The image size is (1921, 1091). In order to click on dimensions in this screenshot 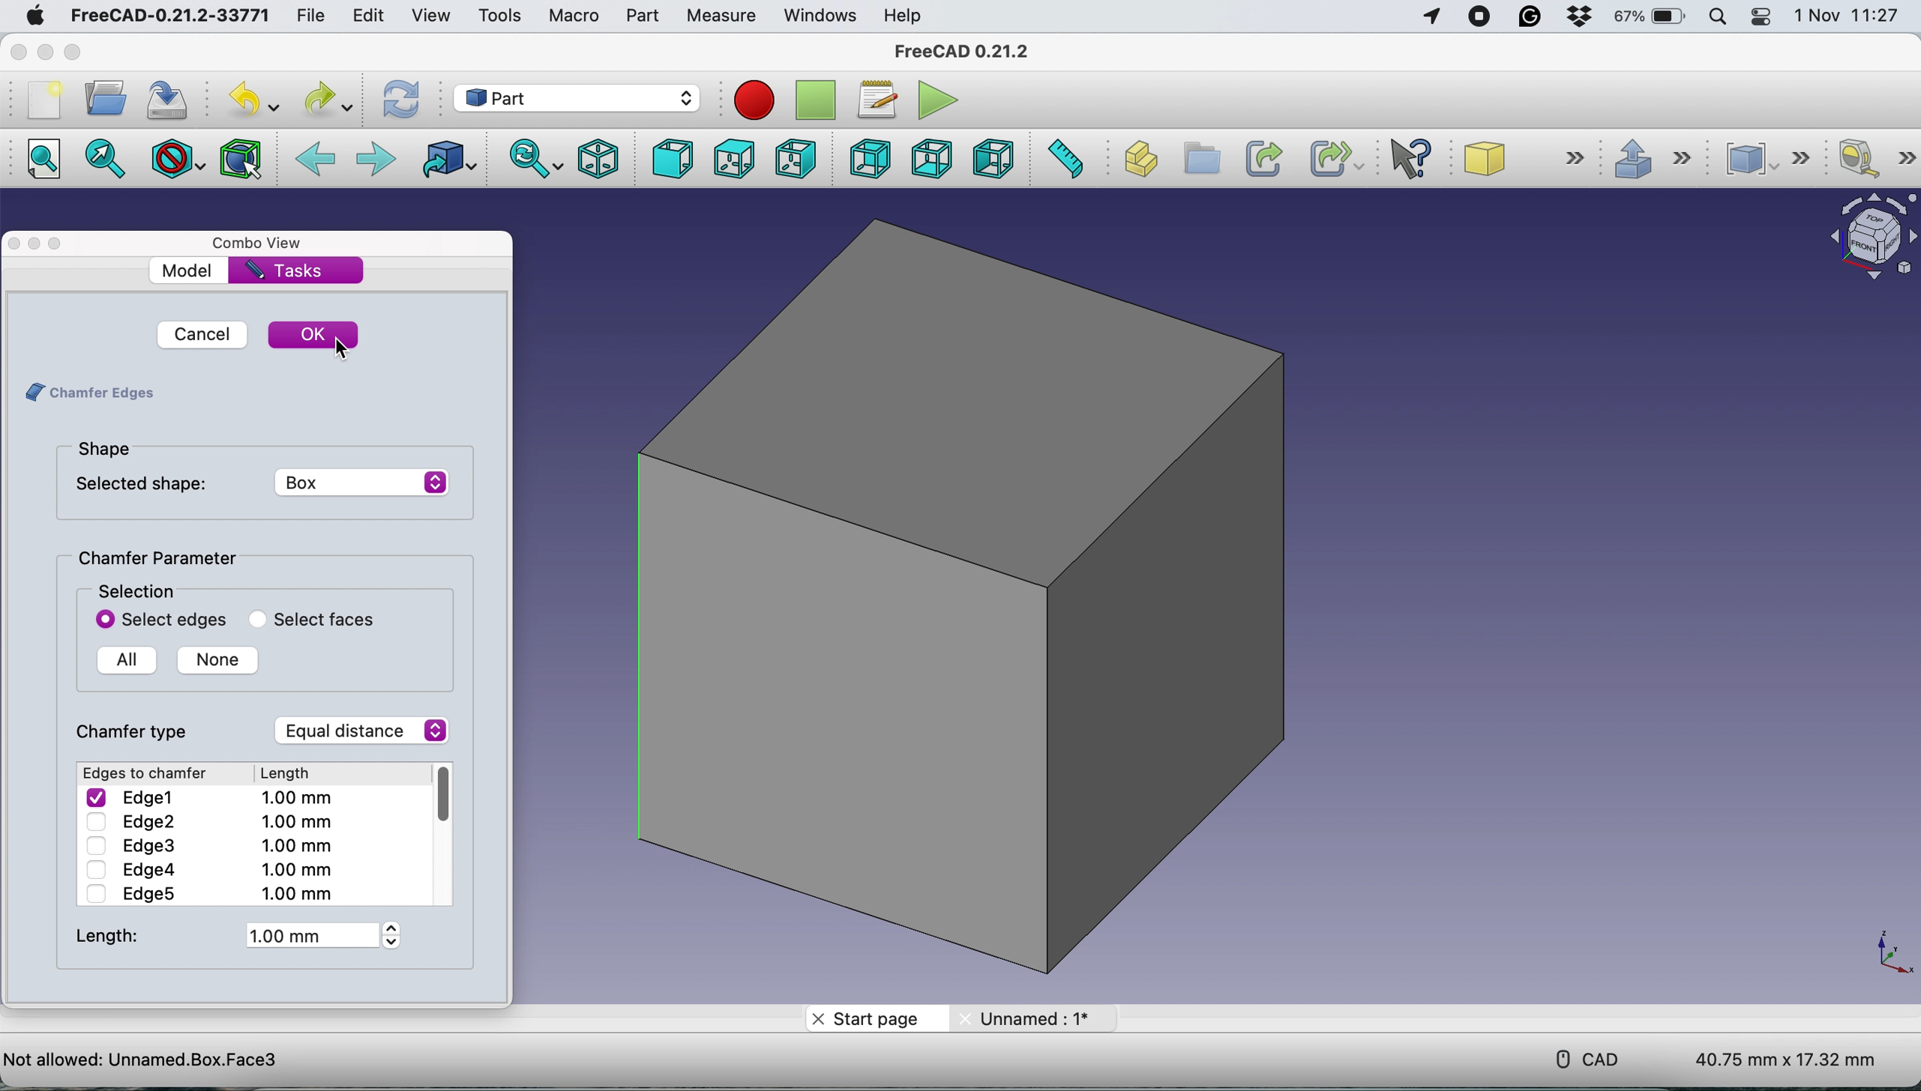, I will do `click(1782, 1063)`.